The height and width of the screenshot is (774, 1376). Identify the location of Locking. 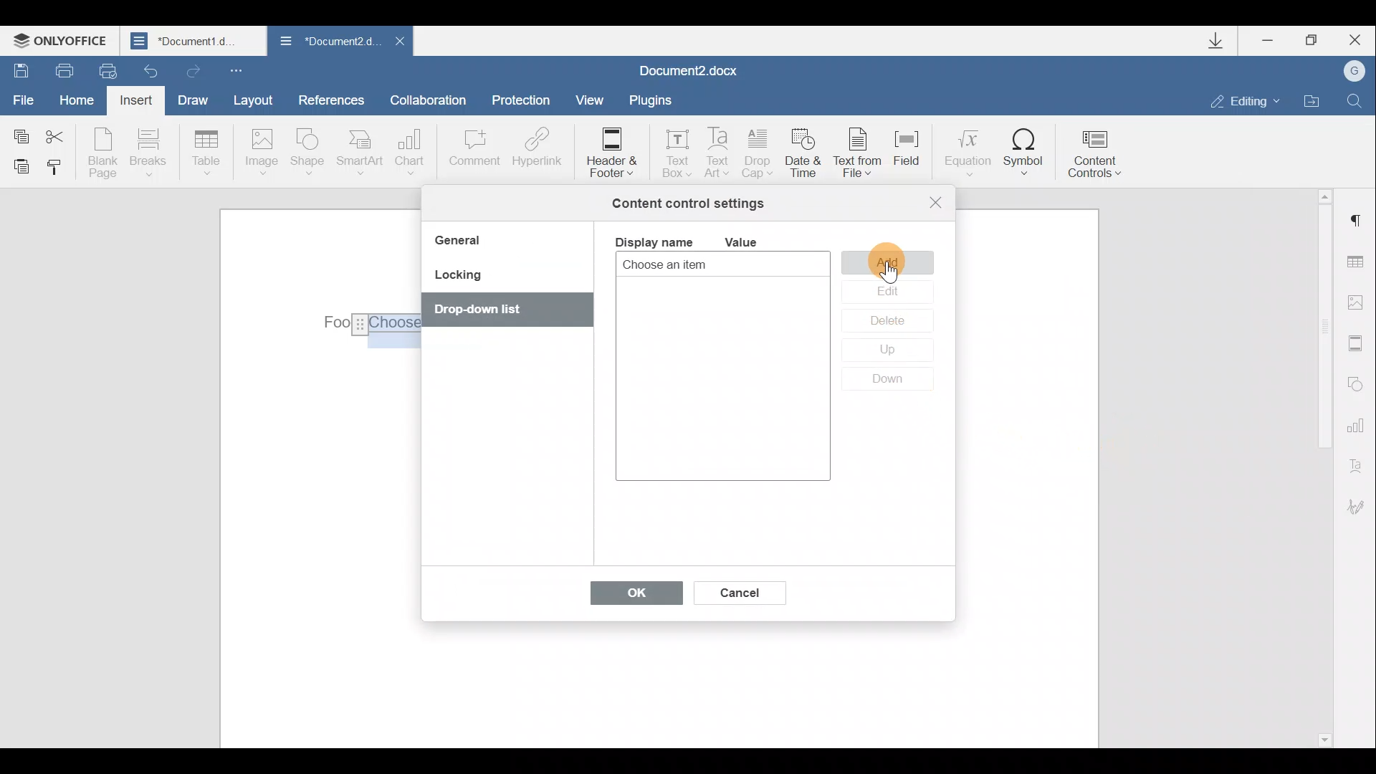
(457, 279).